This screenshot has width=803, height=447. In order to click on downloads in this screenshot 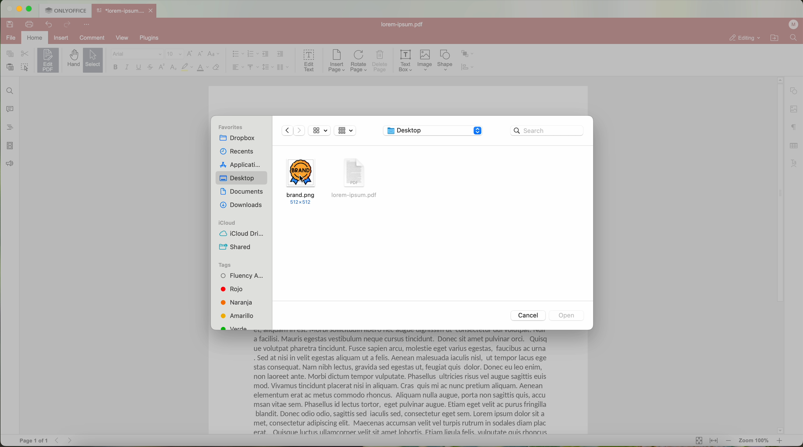, I will do `click(241, 205)`.